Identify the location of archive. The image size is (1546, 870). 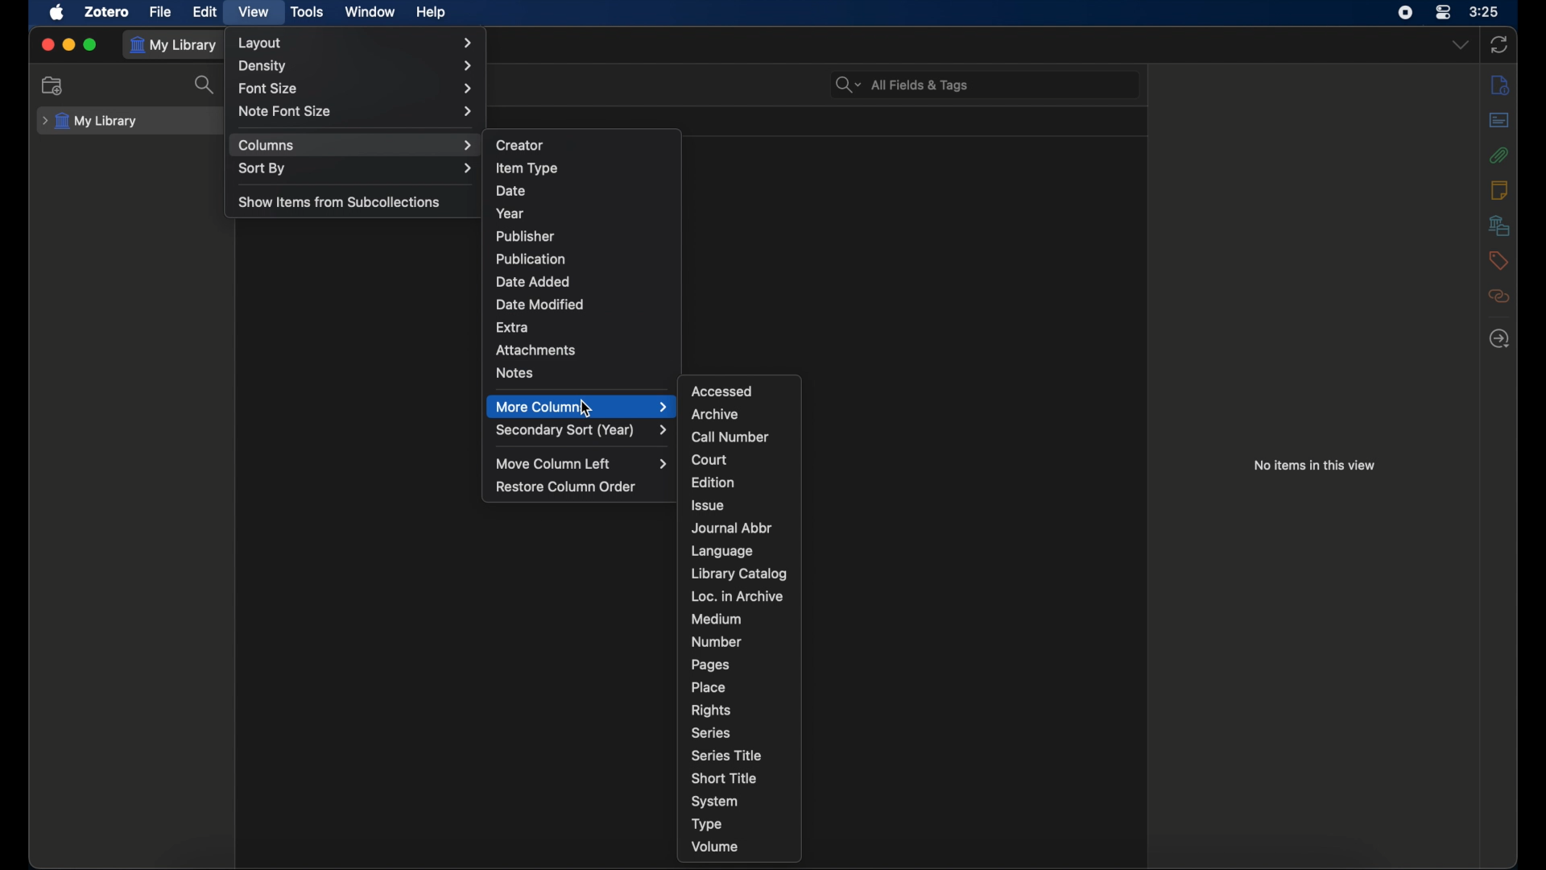
(715, 414).